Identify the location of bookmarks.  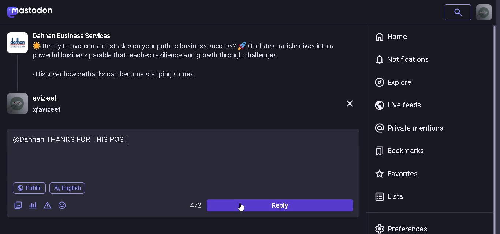
(400, 150).